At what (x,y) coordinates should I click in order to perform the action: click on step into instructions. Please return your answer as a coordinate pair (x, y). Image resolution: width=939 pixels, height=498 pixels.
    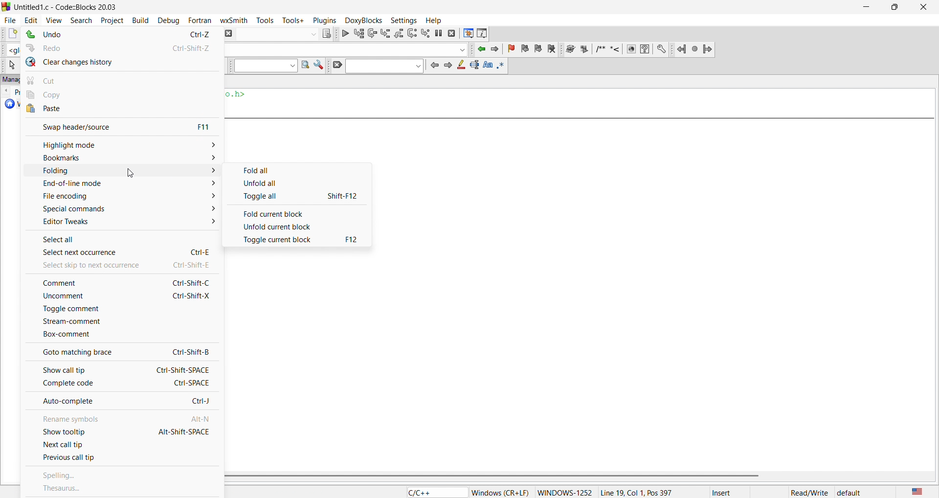
    Looking at the image, I should click on (426, 33).